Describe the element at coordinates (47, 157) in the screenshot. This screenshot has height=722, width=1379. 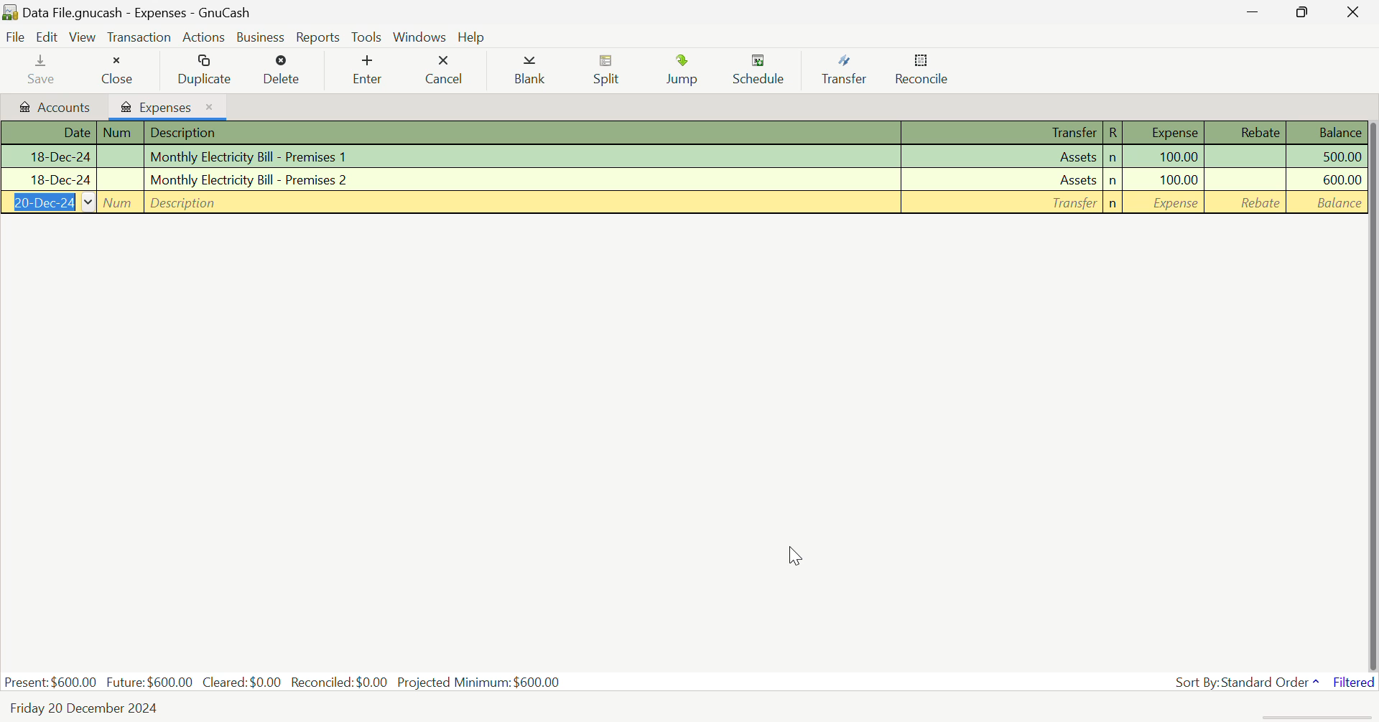
I see `Date` at that location.